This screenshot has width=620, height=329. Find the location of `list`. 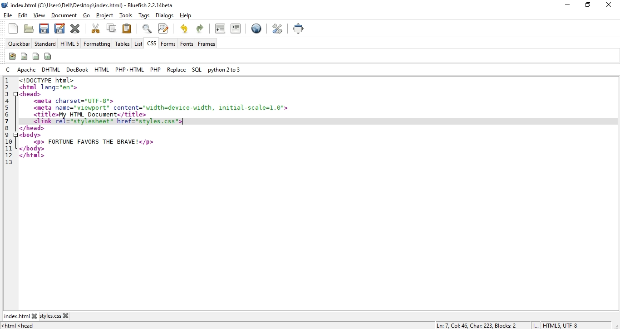

list is located at coordinates (138, 44).